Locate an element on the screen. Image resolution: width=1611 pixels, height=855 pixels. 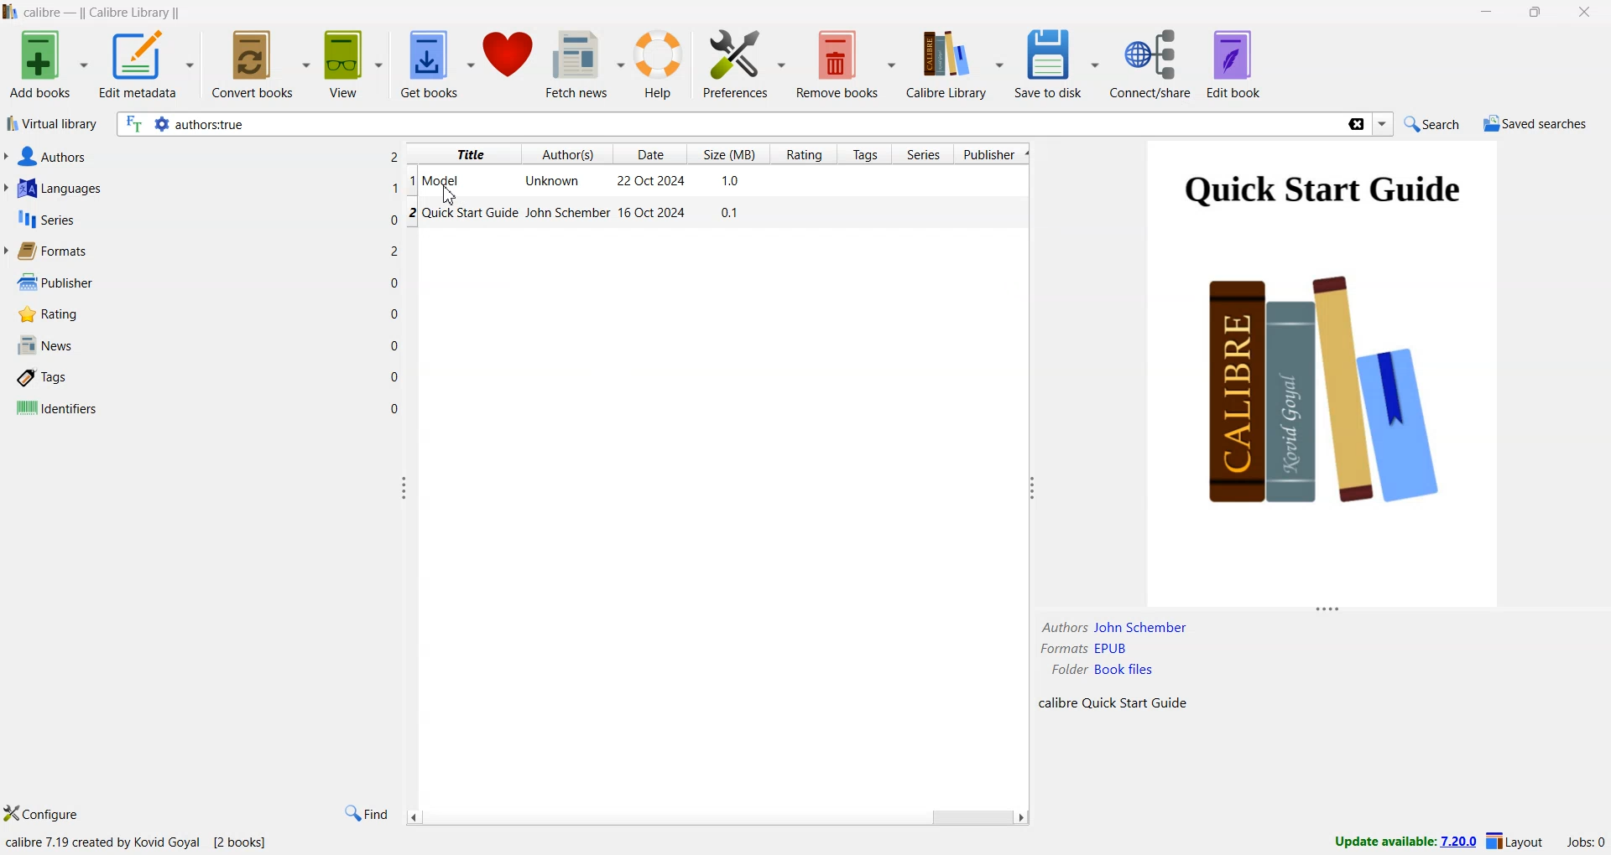
0 is located at coordinates (396, 312).